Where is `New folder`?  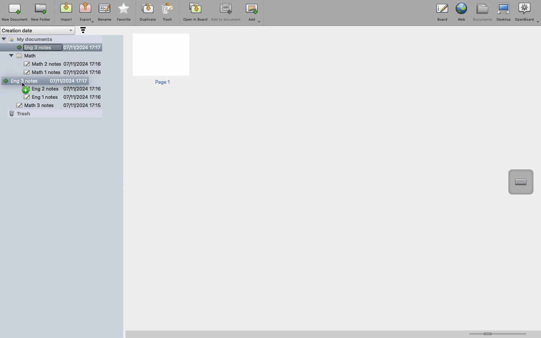 New folder is located at coordinates (40, 13).